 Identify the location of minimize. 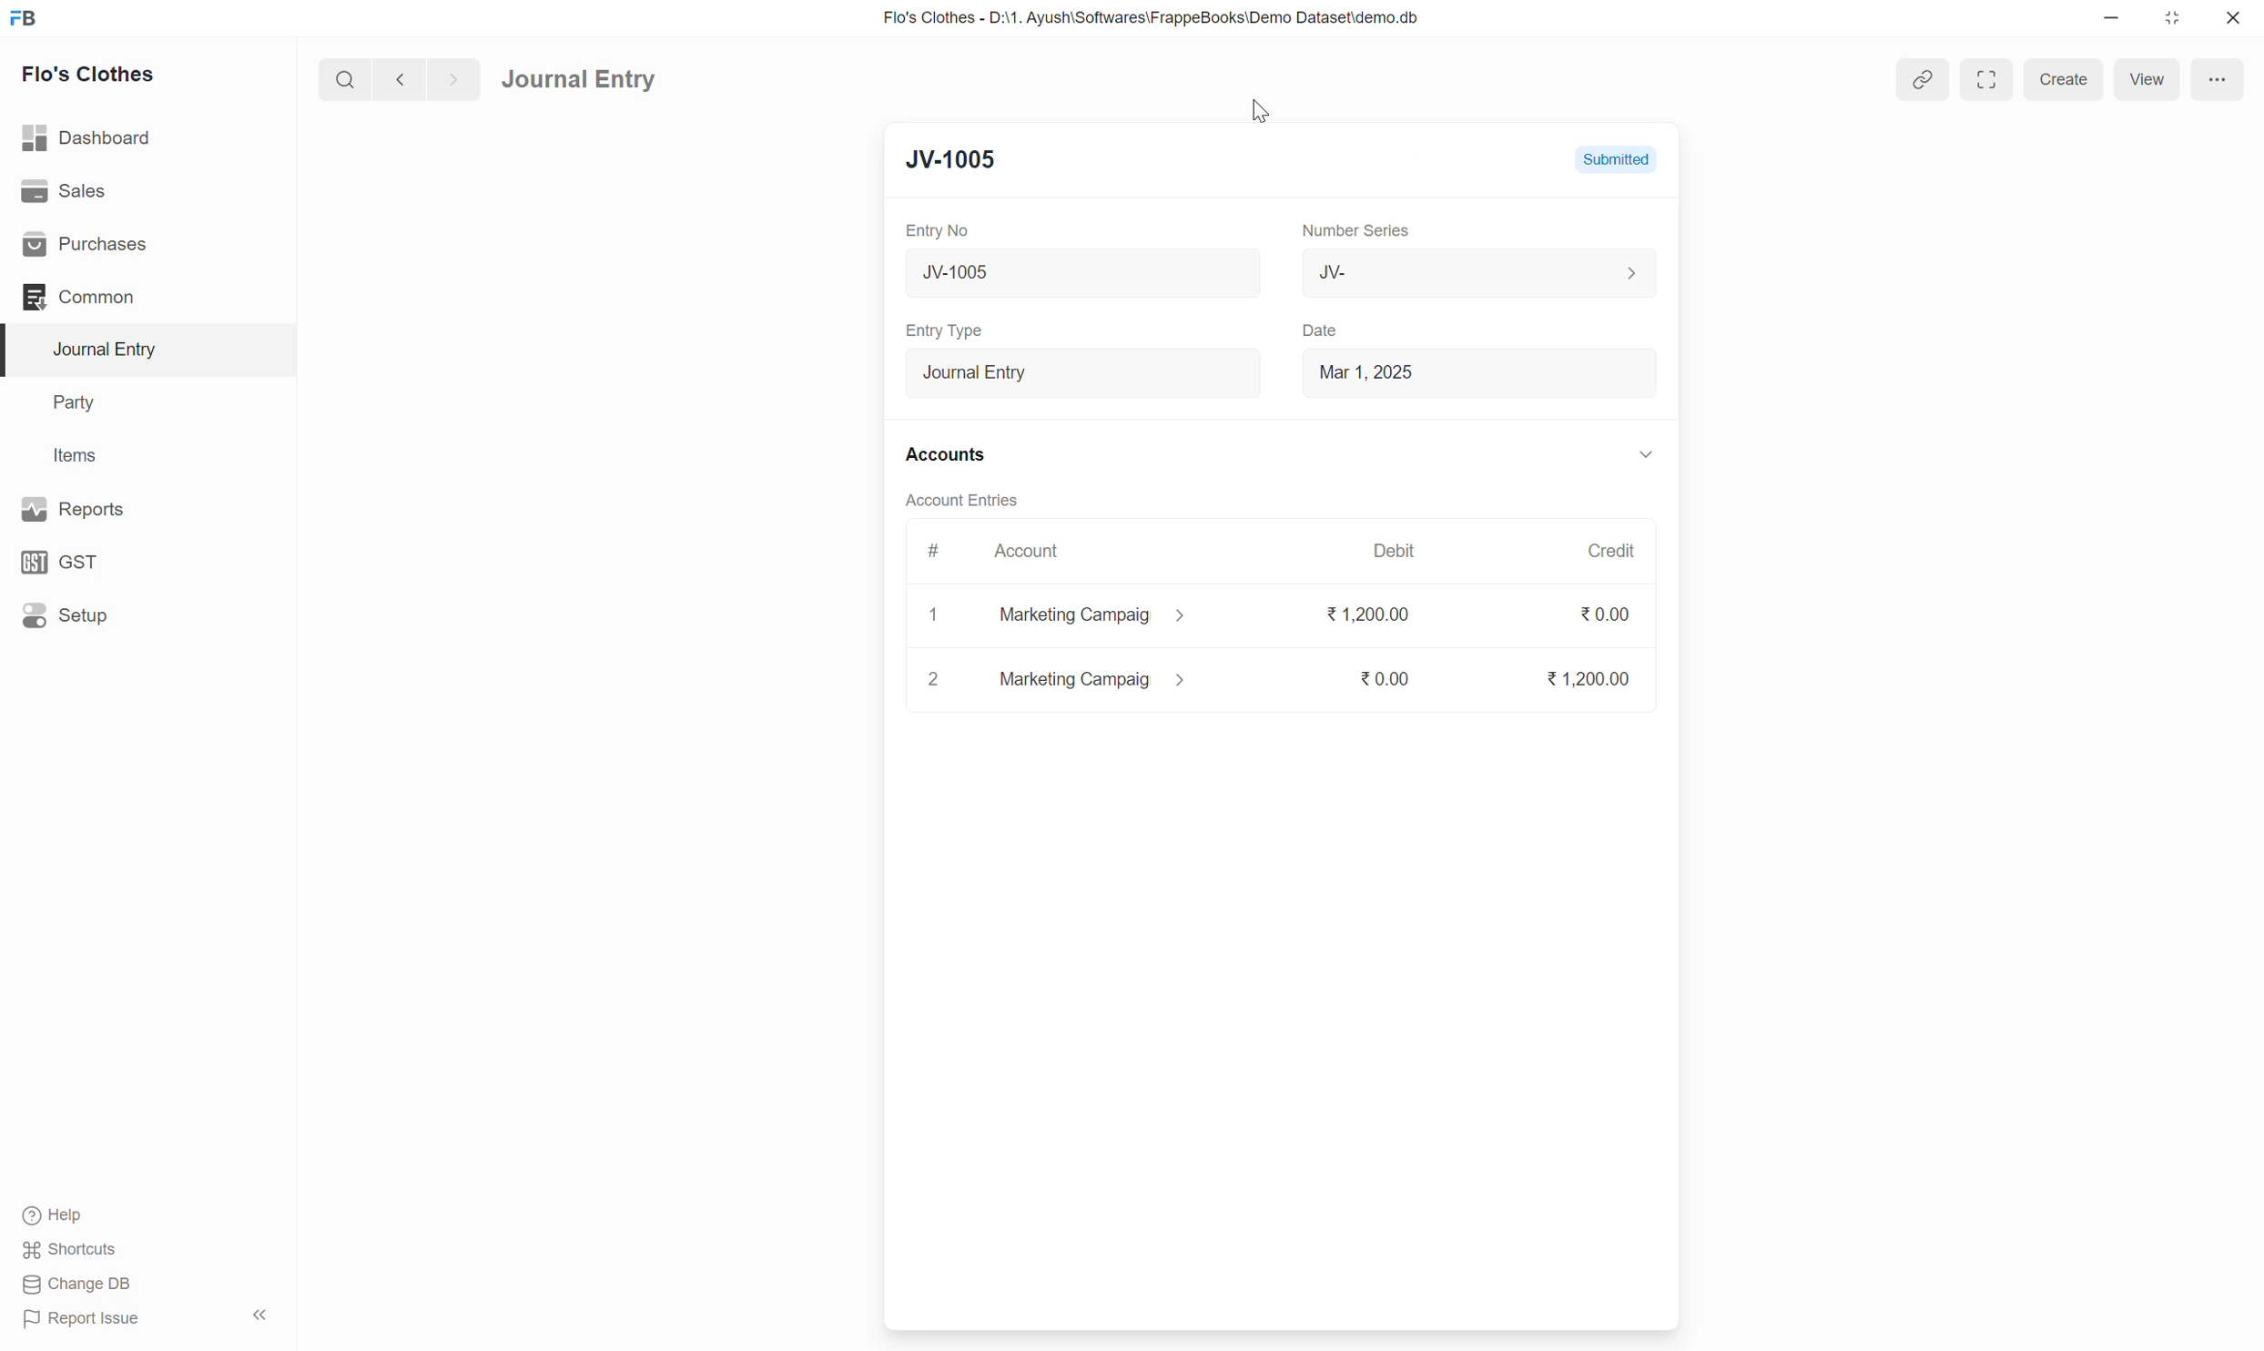
(2112, 19).